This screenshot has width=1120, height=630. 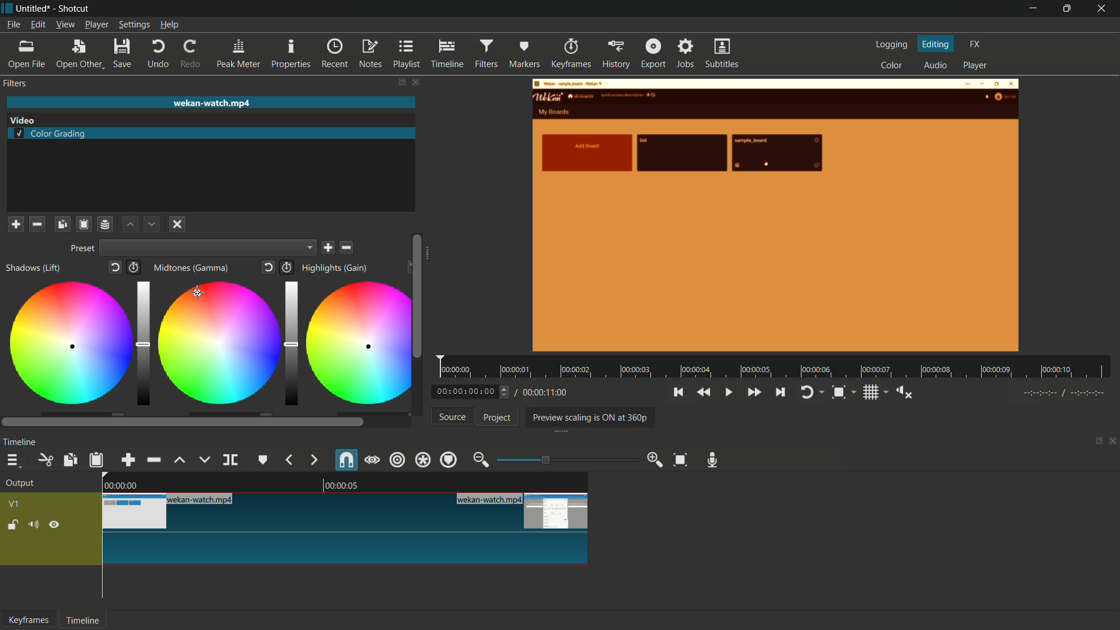 I want to click on 00.00, so click(x=120, y=484).